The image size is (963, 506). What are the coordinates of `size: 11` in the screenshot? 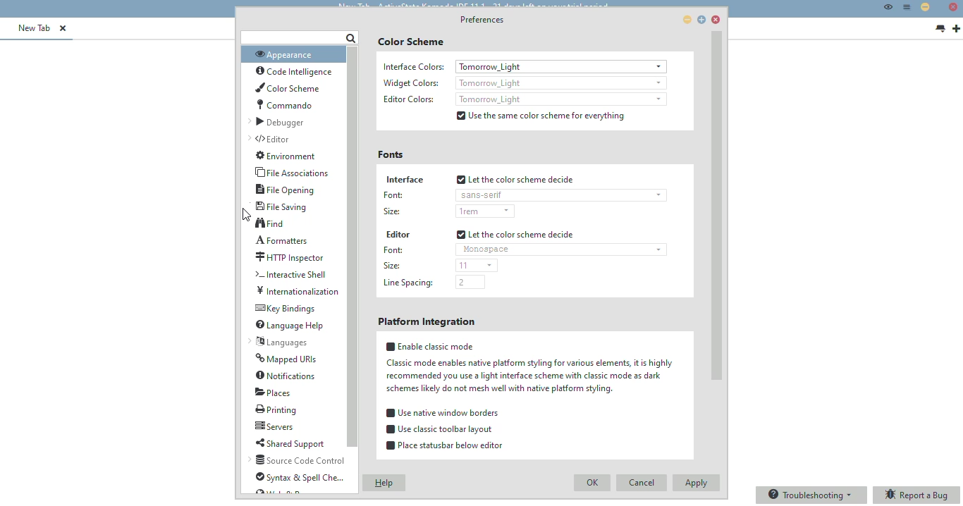 It's located at (438, 264).